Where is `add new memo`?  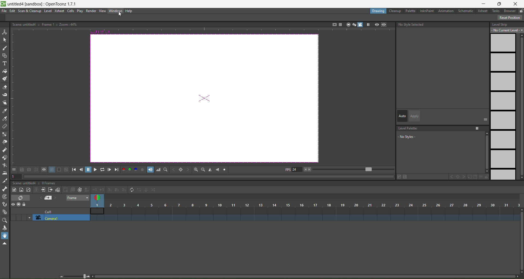 add new memo is located at coordinates (49, 198).